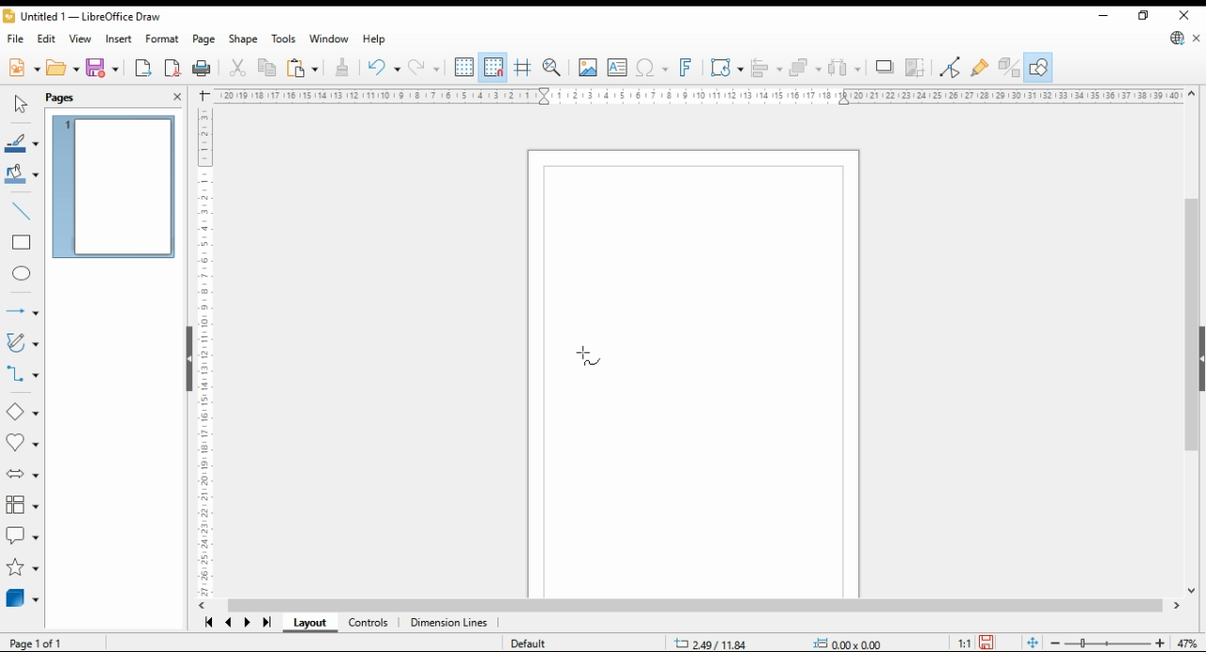 The image size is (1206, 652). Describe the element at coordinates (14, 39) in the screenshot. I see `file` at that location.